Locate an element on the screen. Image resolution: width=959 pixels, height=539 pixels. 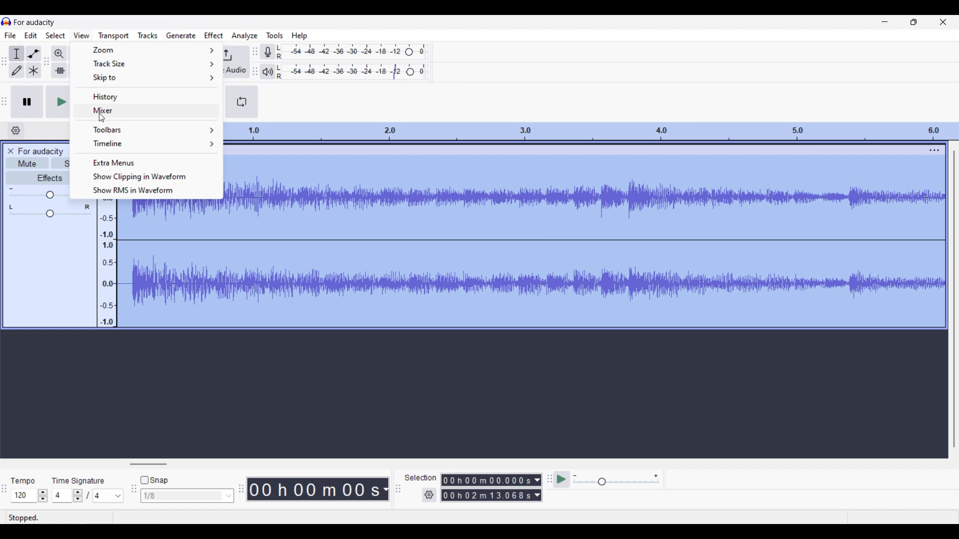
Indicates tempo settings is located at coordinates (22, 481).